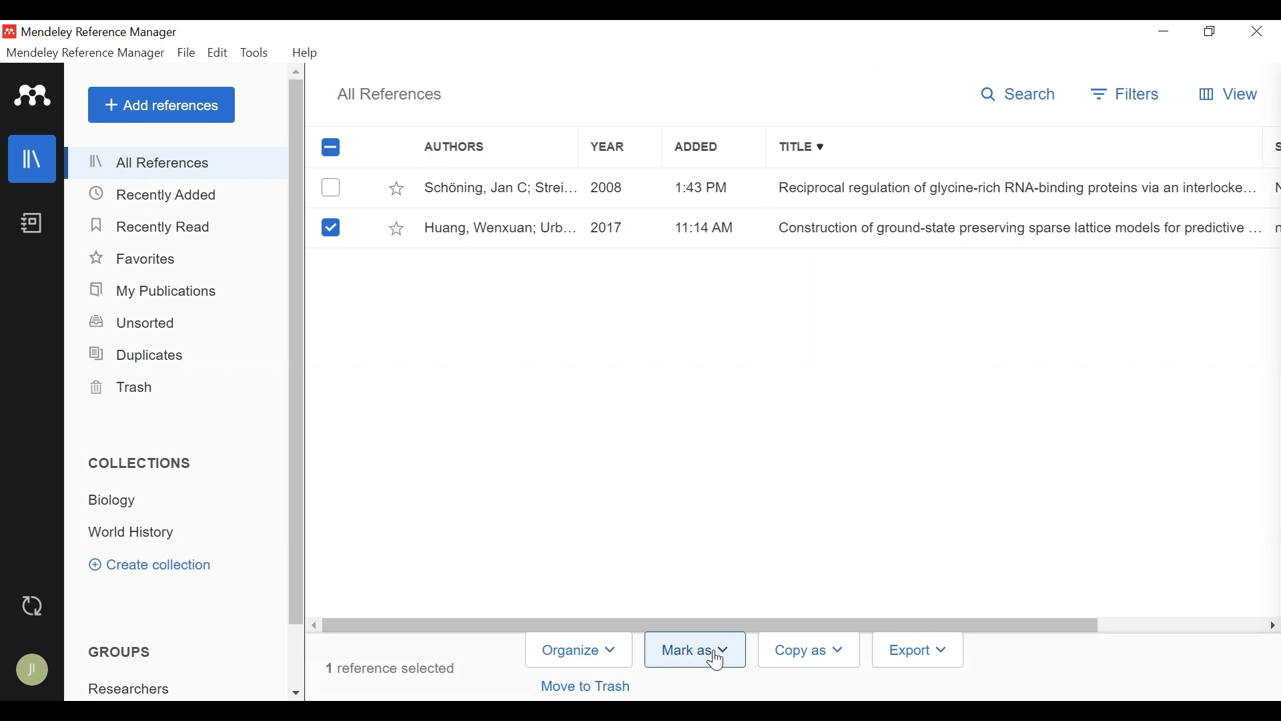  I want to click on Mendeley Logo, so click(34, 98).